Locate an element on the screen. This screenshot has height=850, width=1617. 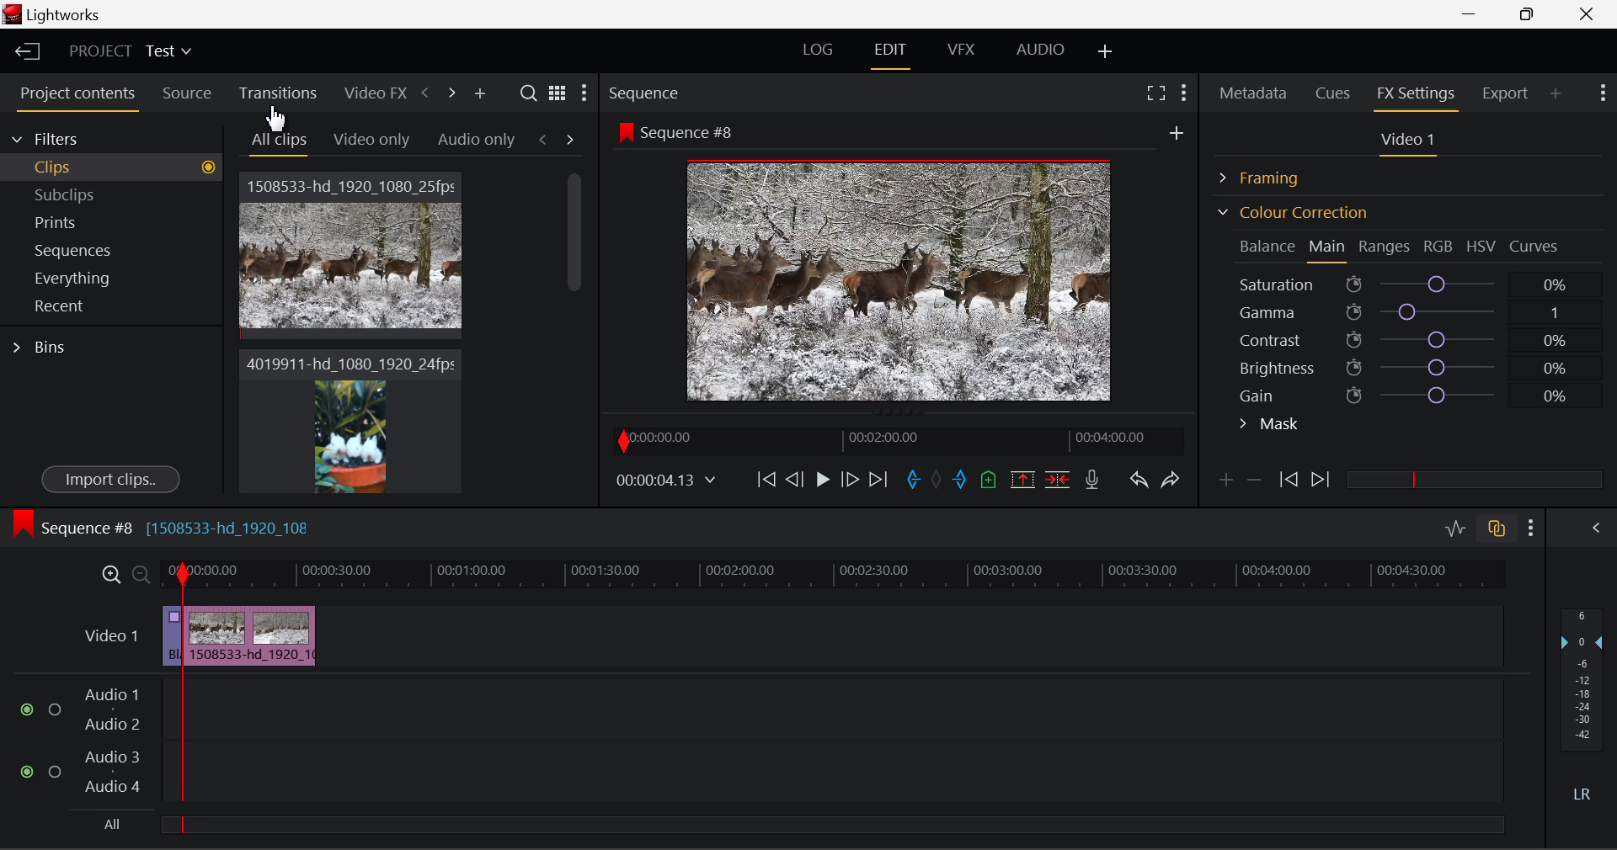
Framing Section is located at coordinates (1273, 175).